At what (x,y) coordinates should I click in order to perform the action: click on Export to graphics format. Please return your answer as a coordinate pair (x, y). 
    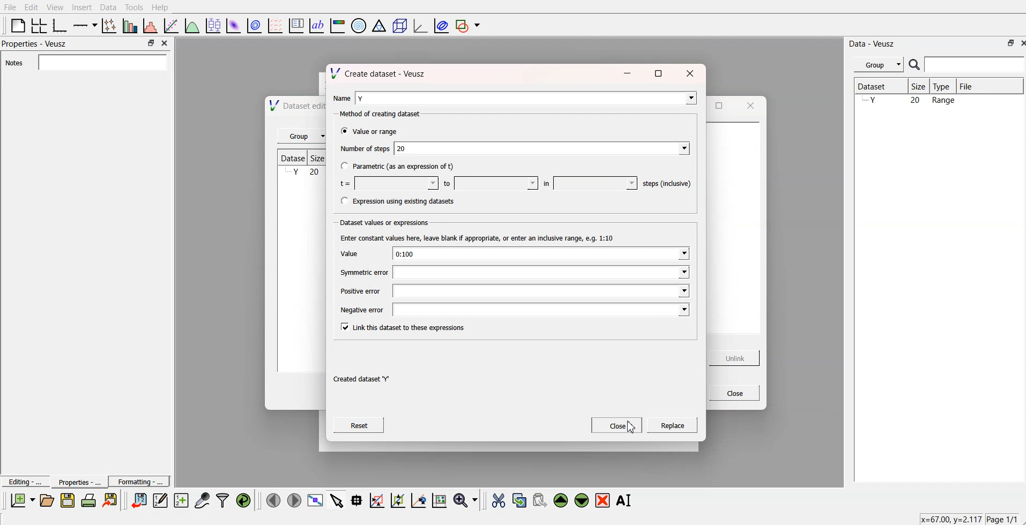
    Looking at the image, I should click on (112, 501).